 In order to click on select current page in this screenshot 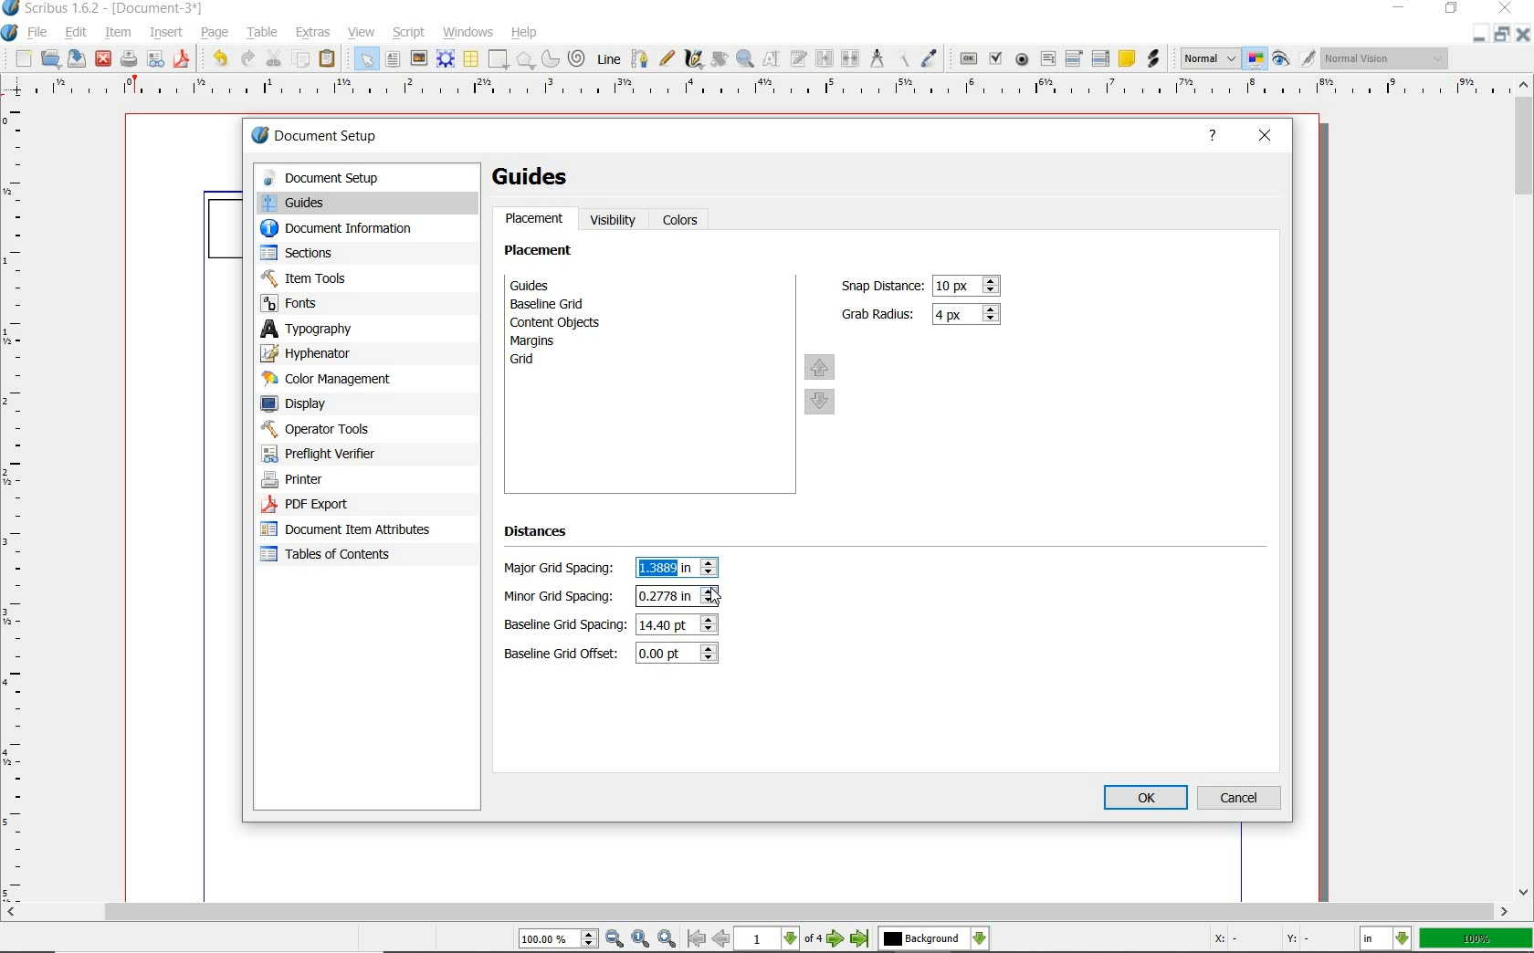, I will do `click(781, 939)`.